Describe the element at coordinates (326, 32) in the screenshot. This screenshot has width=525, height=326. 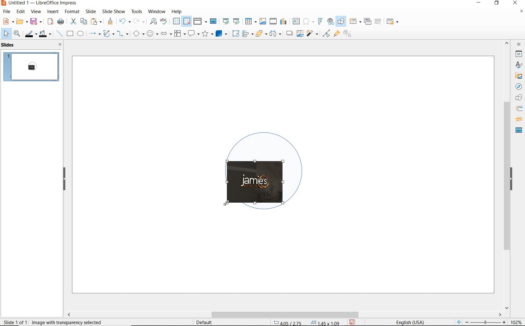
I see `filter` at that location.